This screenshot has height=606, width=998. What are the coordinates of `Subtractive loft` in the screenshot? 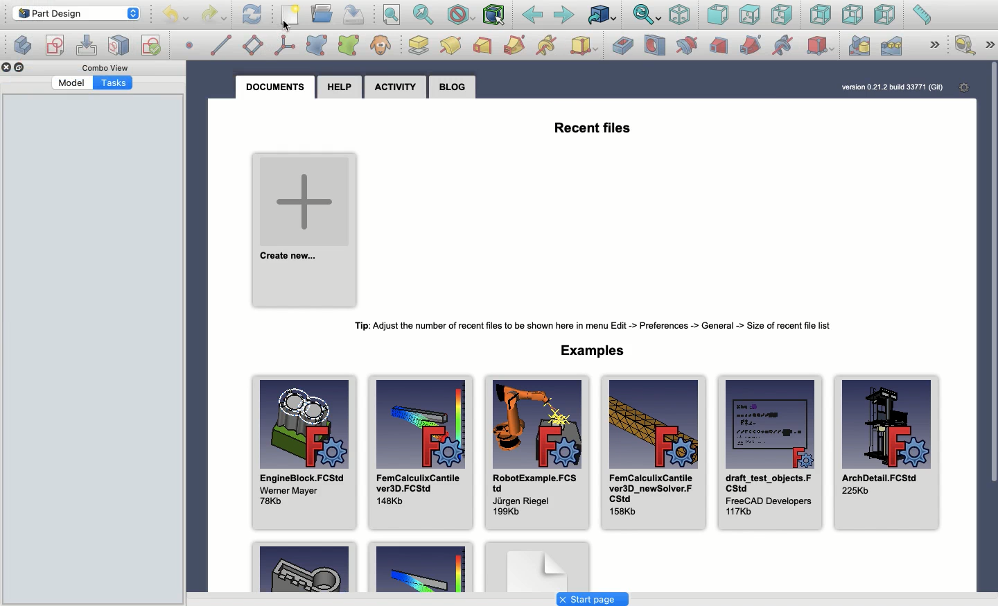 It's located at (720, 47).